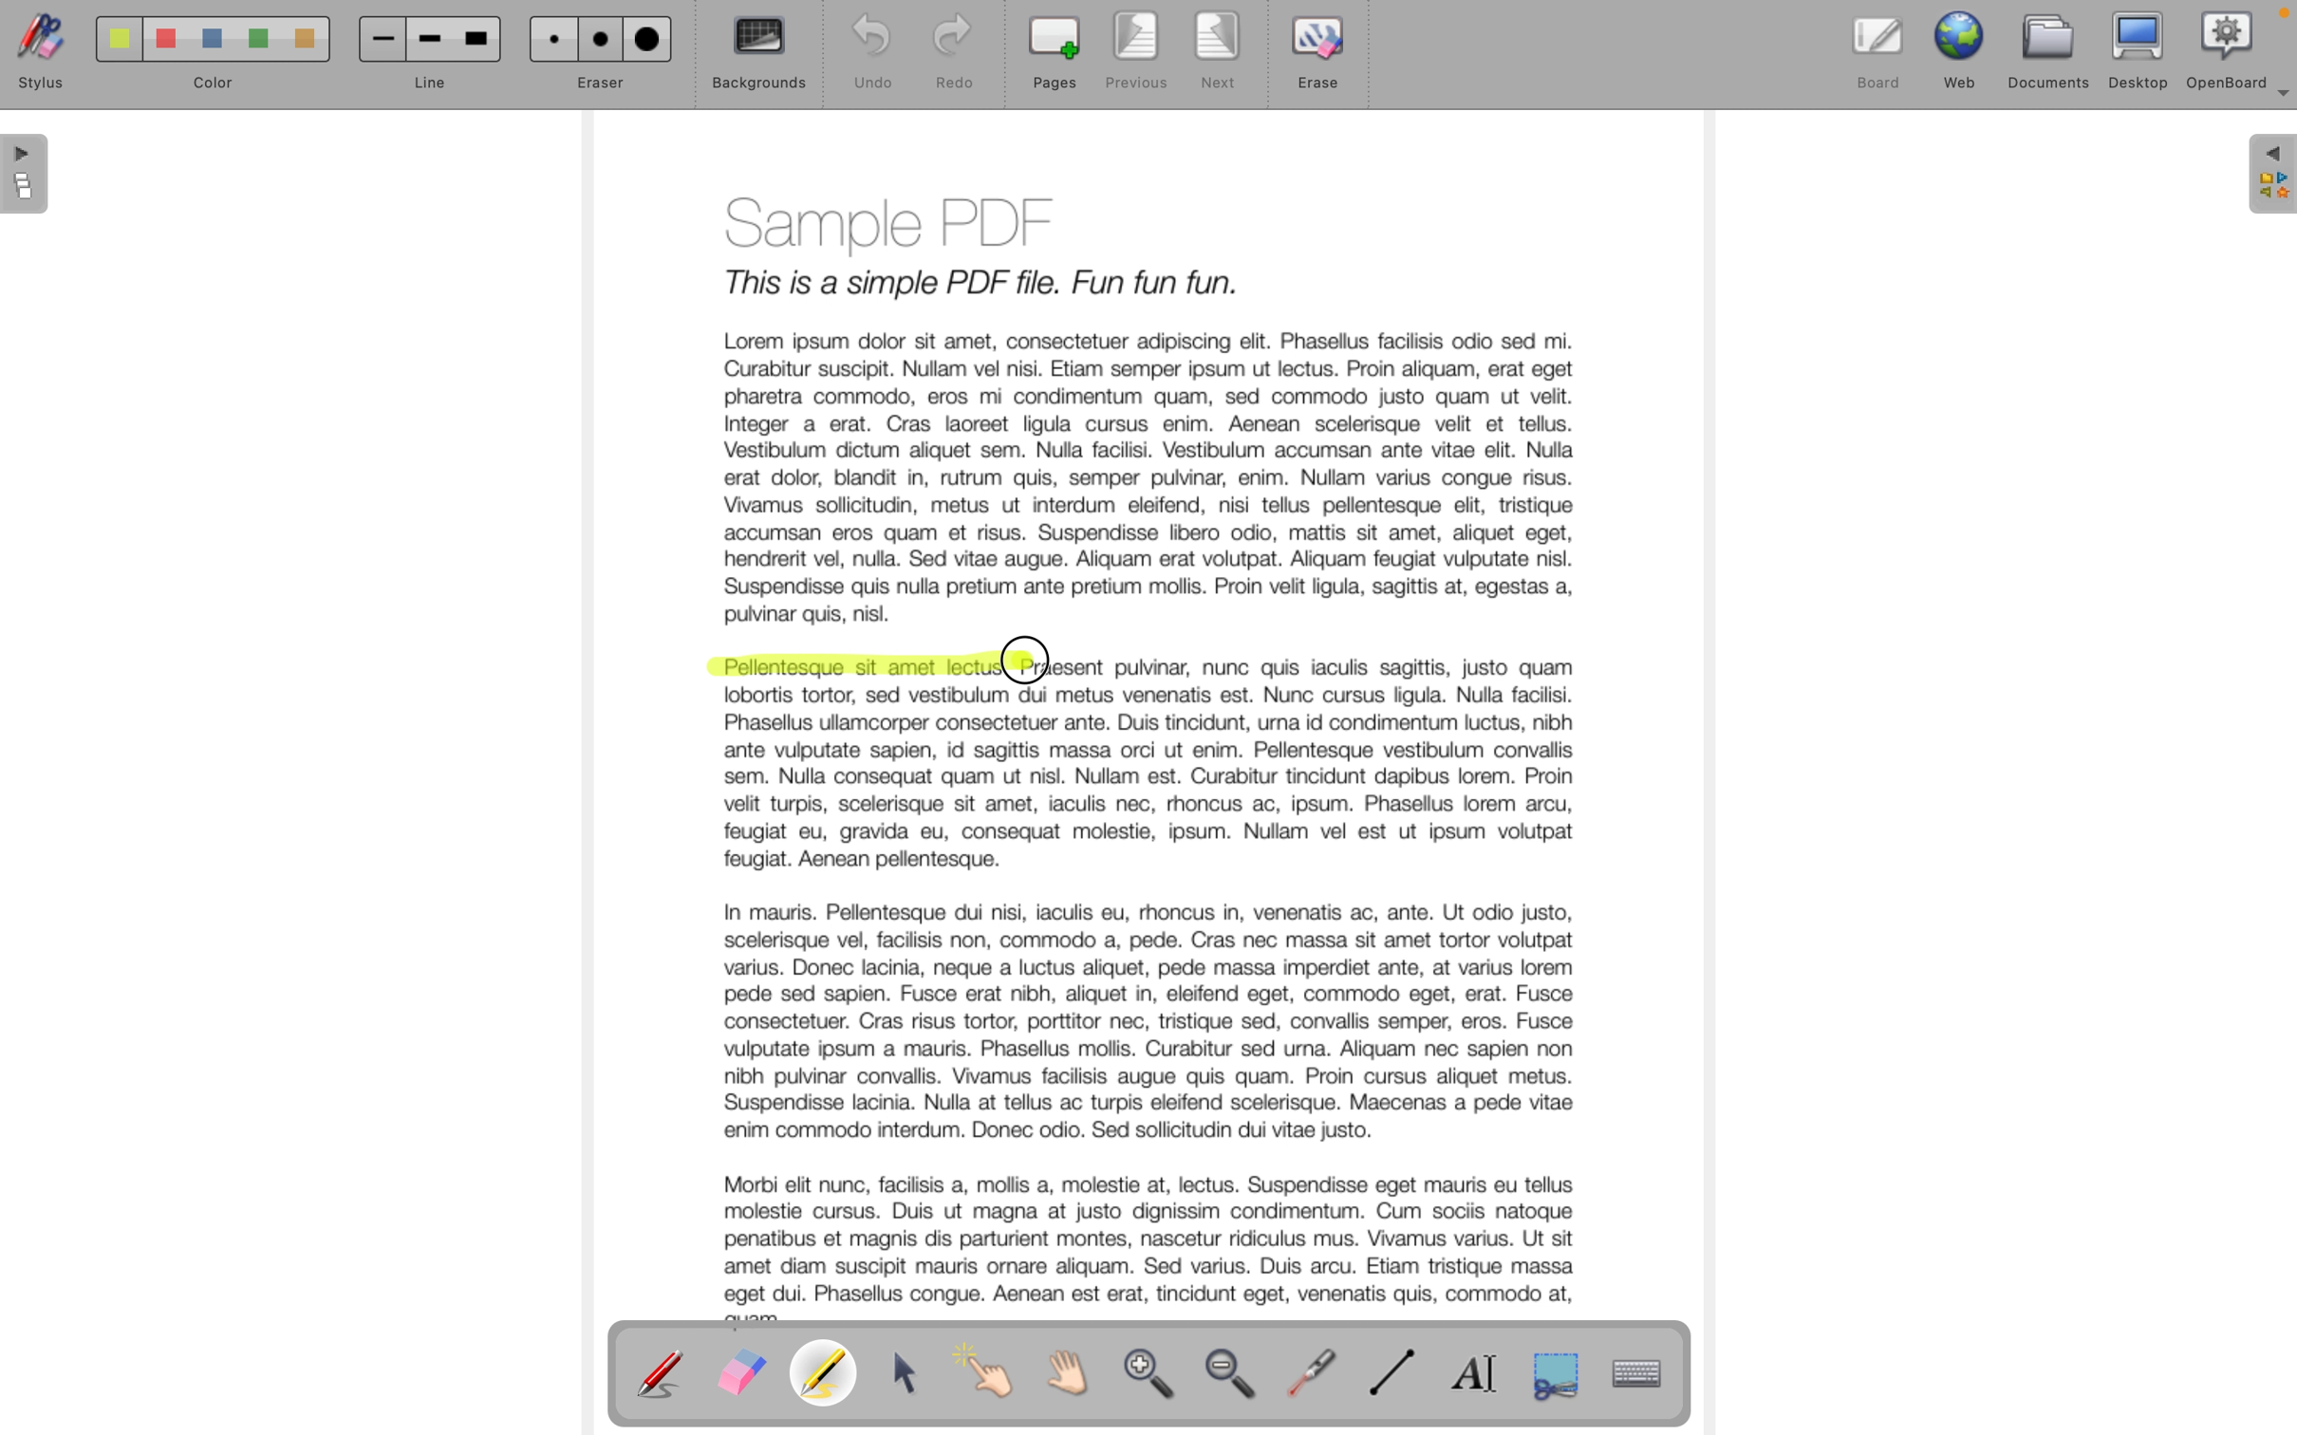  Describe the element at coordinates (994, 1380) in the screenshot. I see `interact with items` at that location.